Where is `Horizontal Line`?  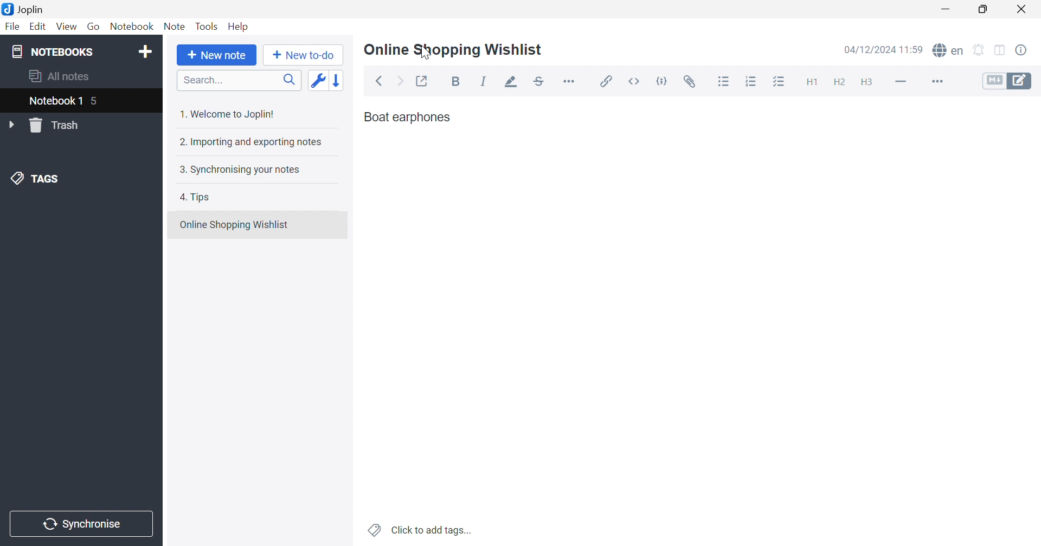
Horizontal Line is located at coordinates (900, 82).